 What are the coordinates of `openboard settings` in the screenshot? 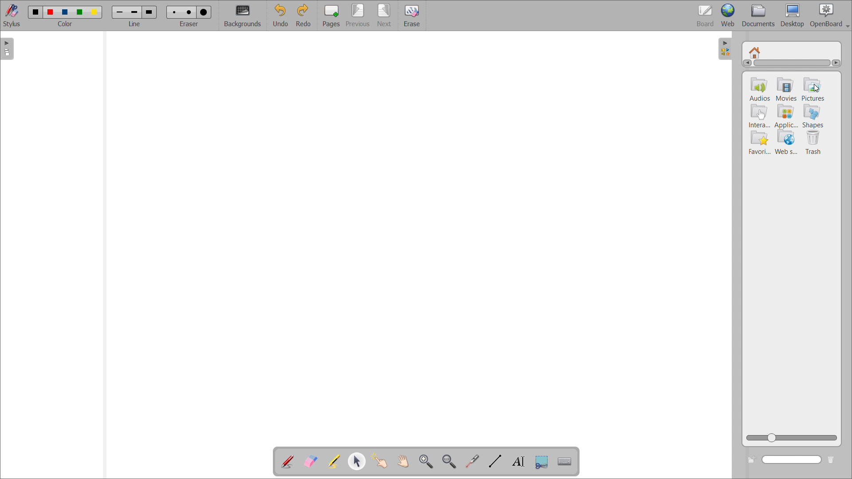 It's located at (829, 16).